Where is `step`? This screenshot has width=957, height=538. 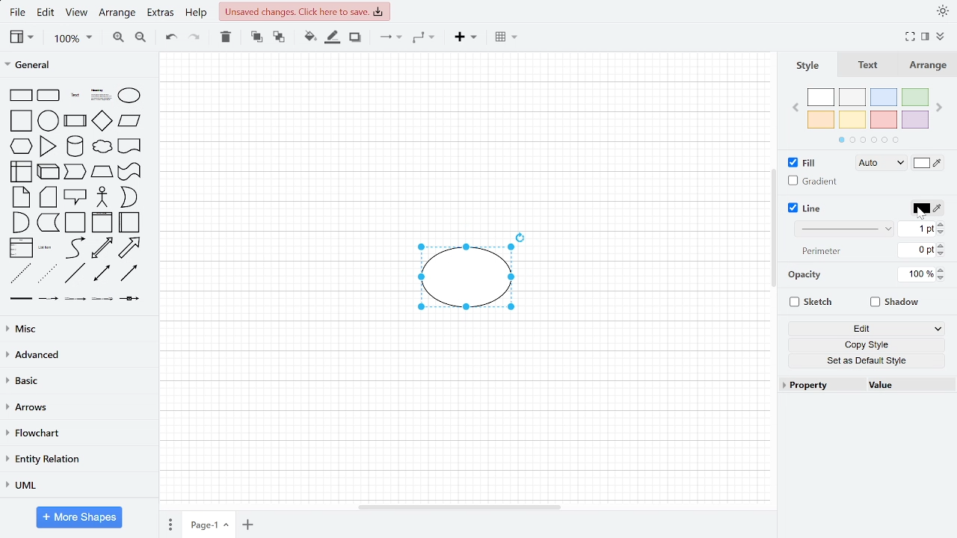 step is located at coordinates (76, 172).